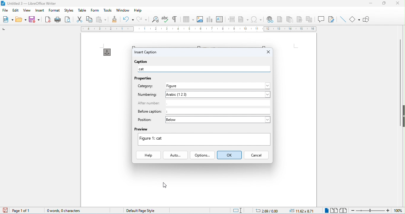 Image resolution: width=405 pixels, height=214 pixels. I want to click on paste, so click(101, 19).